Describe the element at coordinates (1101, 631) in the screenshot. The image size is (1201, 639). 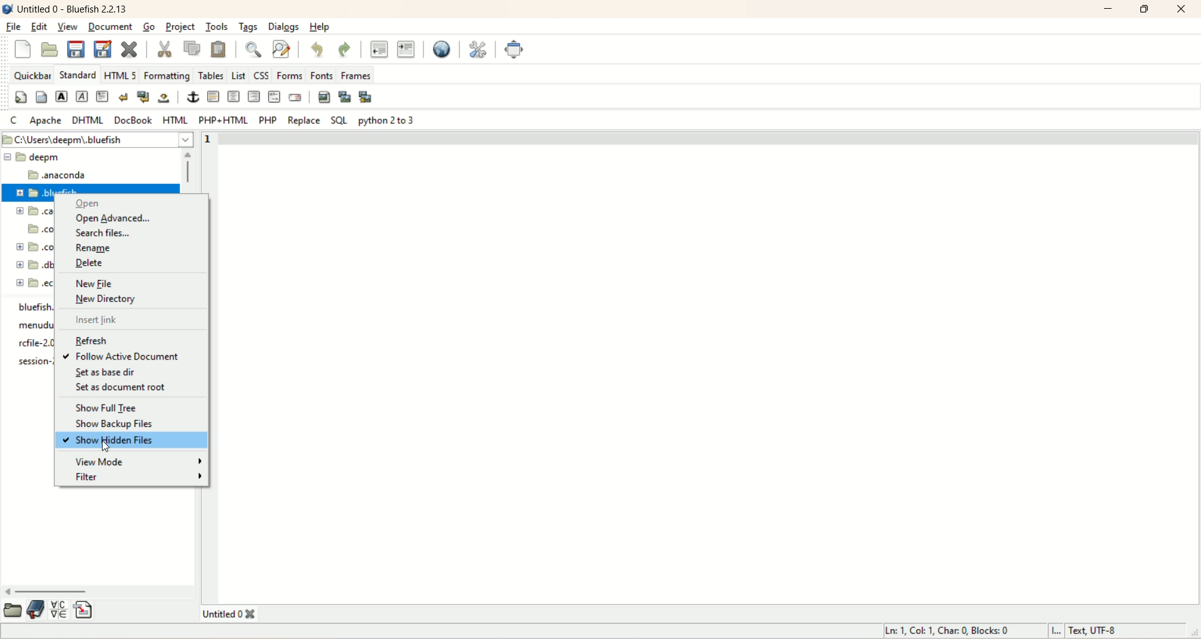
I see `text, UTF-8` at that location.